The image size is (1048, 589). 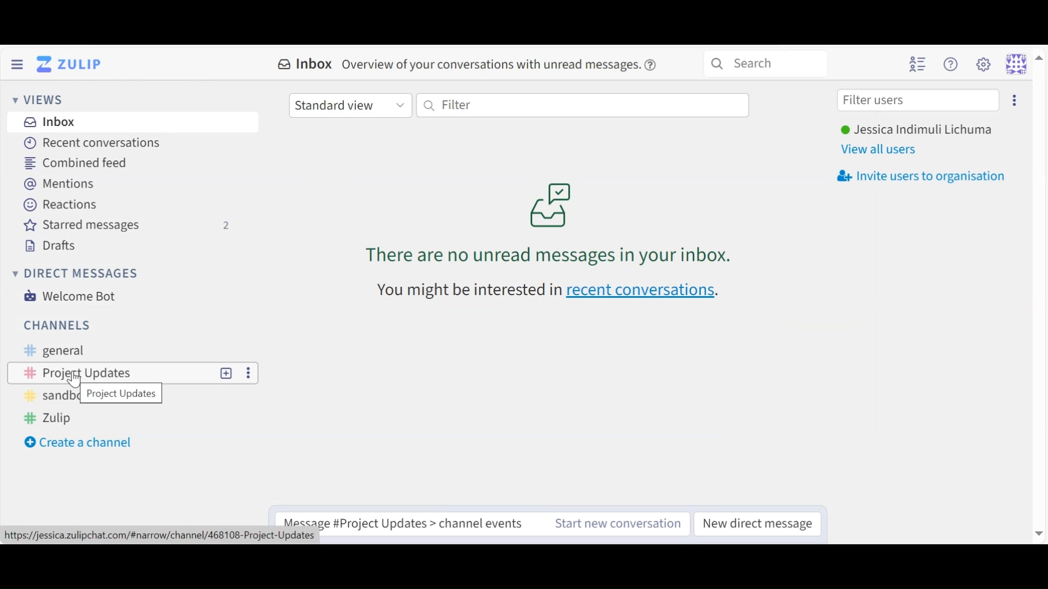 I want to click on Mentions, so click(x=60, y=183).